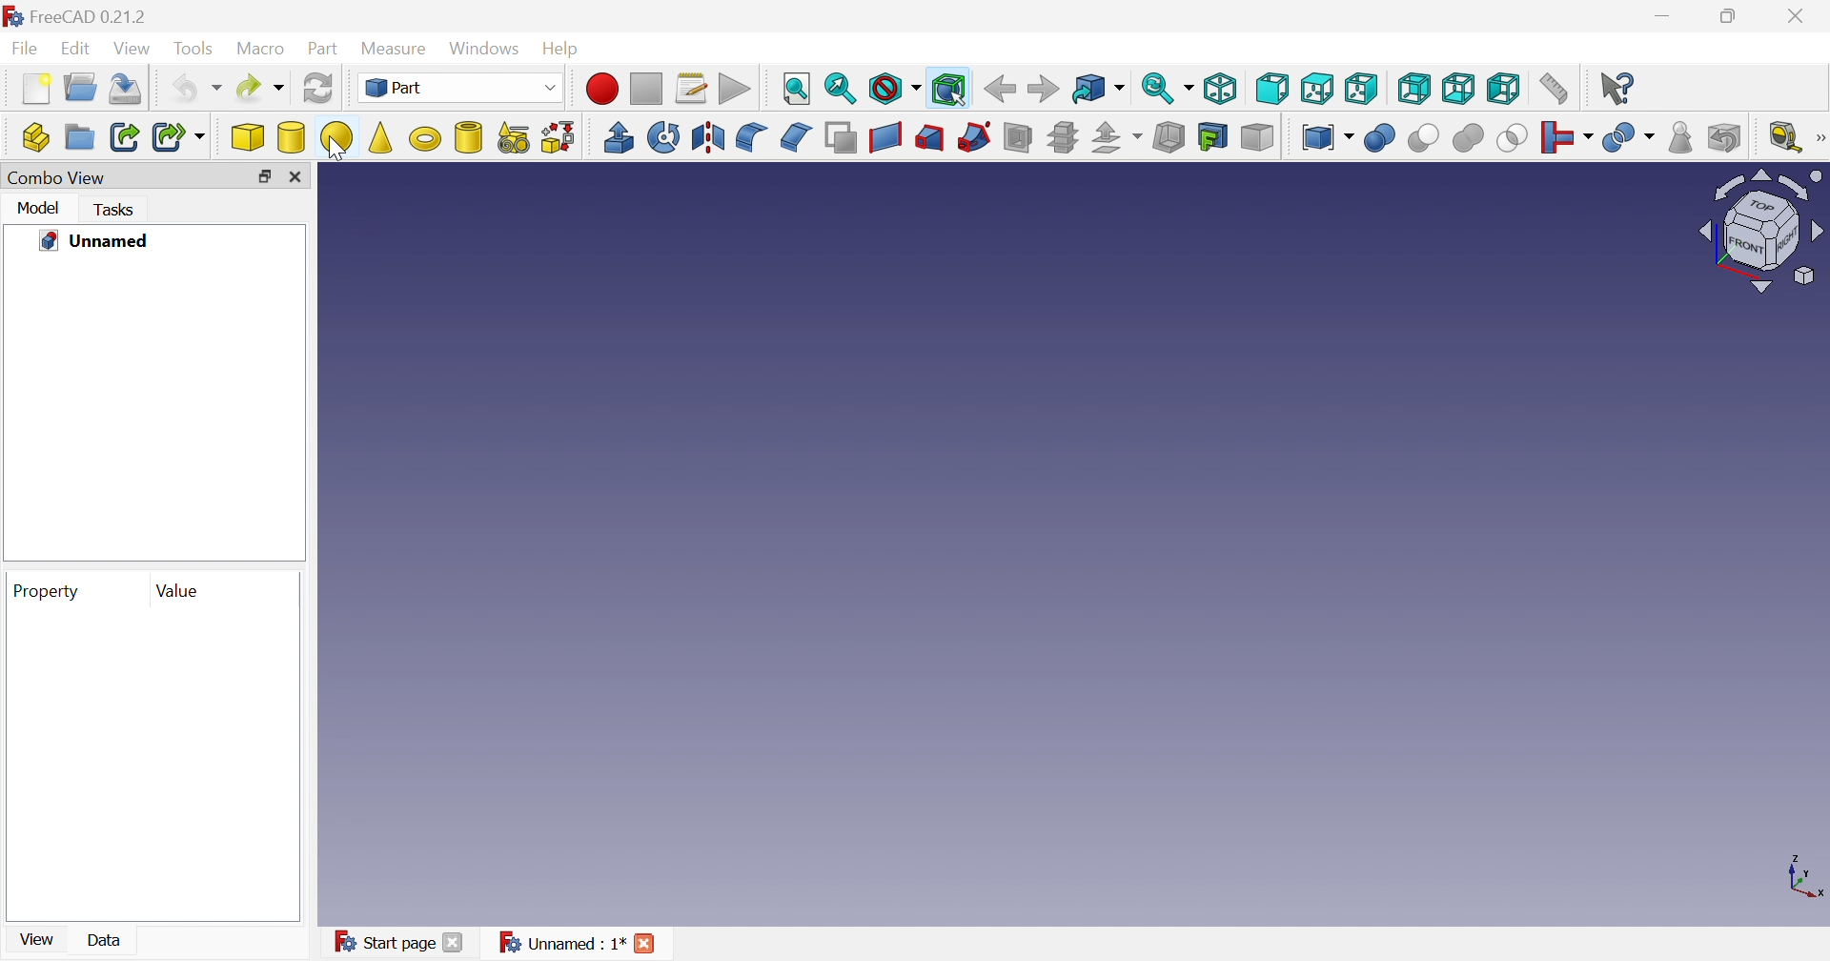 This screenshot has height=961, width=1830. What do you see at coordinates (1017, 138) in the screenshot?
I see `Section` at bounding box center [1017, 138].